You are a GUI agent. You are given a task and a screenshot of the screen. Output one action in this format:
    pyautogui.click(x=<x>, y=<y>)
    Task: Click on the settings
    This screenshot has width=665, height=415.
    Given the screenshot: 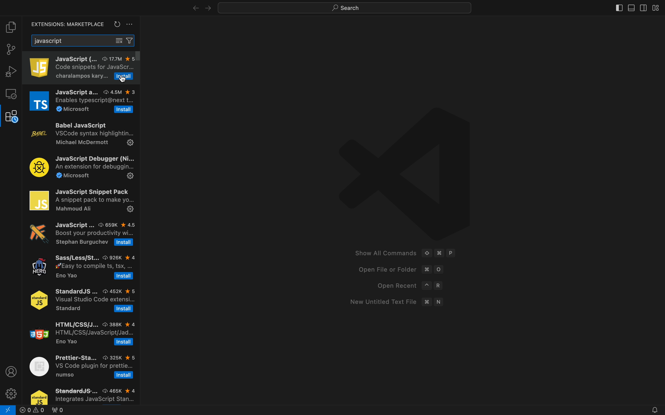 What is the action you would take?
    pyautogui.click(x=130, y=25)
    